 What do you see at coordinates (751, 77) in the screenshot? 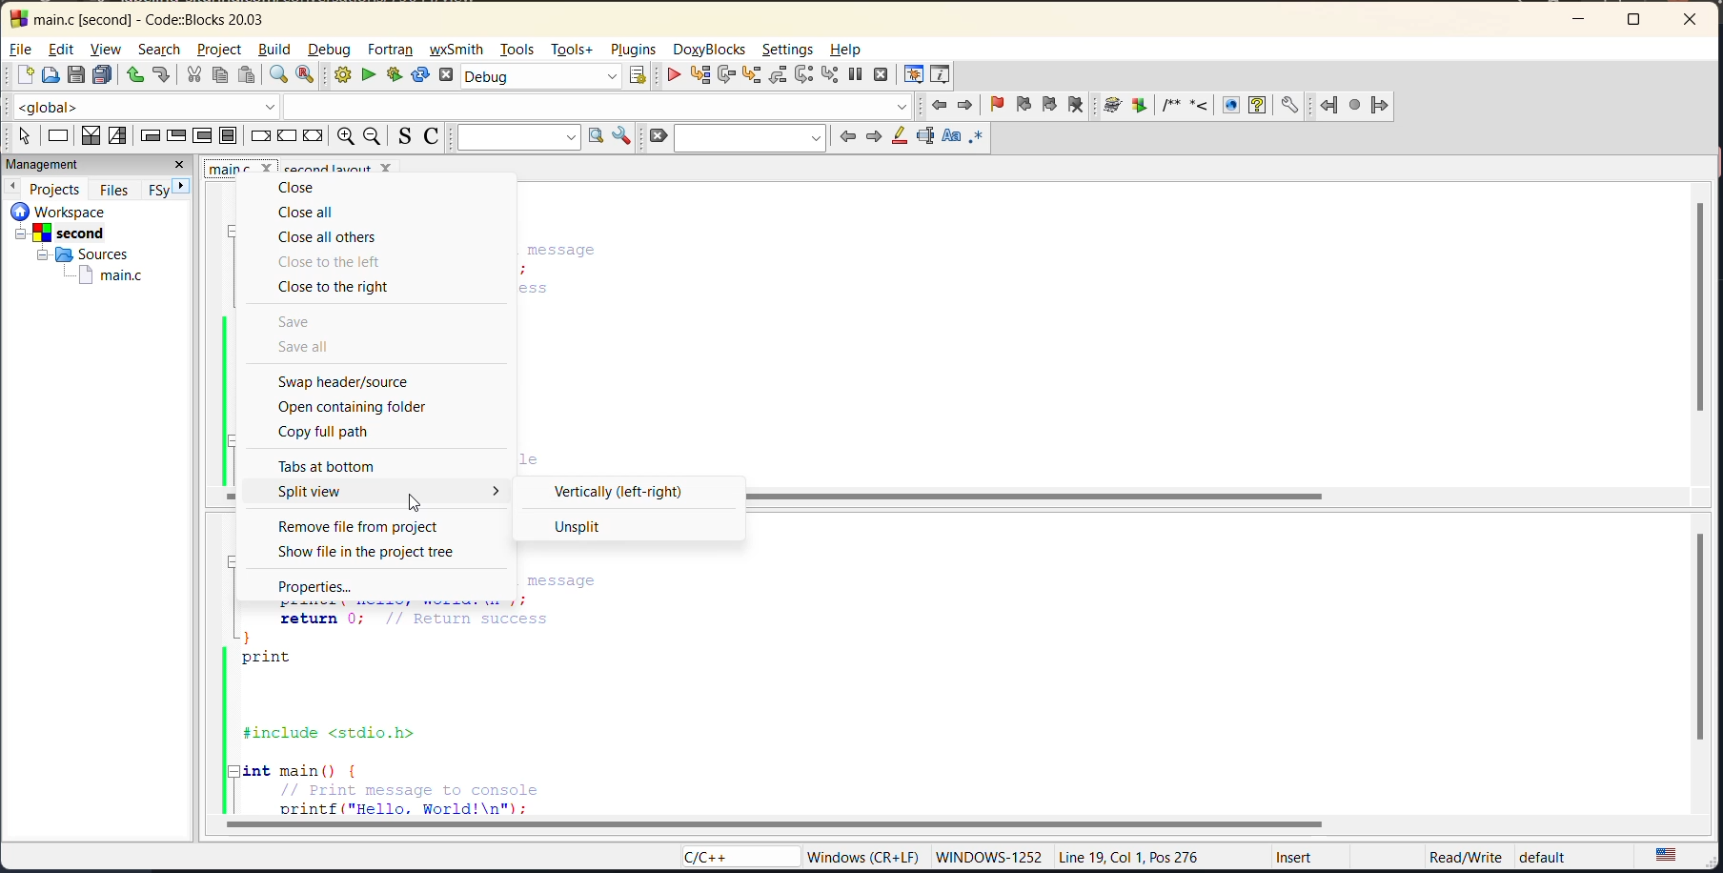
I see `step into` at bounding box center [751, 77].